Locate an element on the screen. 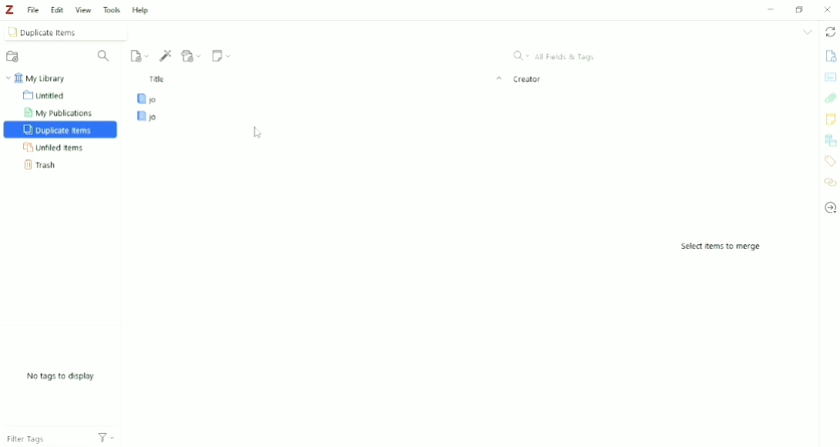 The image size is (840, 447). Libraries and Collections is located at coordinates (831, 139).